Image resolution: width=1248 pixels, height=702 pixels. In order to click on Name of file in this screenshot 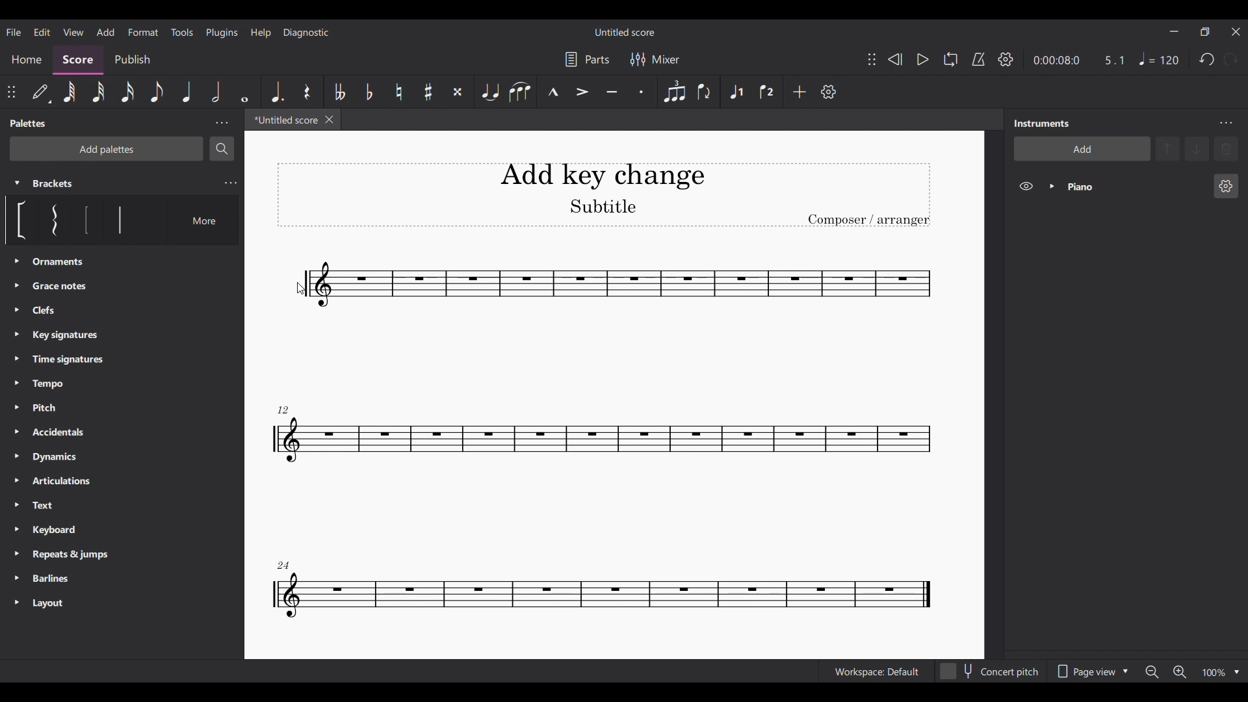, I will do `click(626, 32)`.